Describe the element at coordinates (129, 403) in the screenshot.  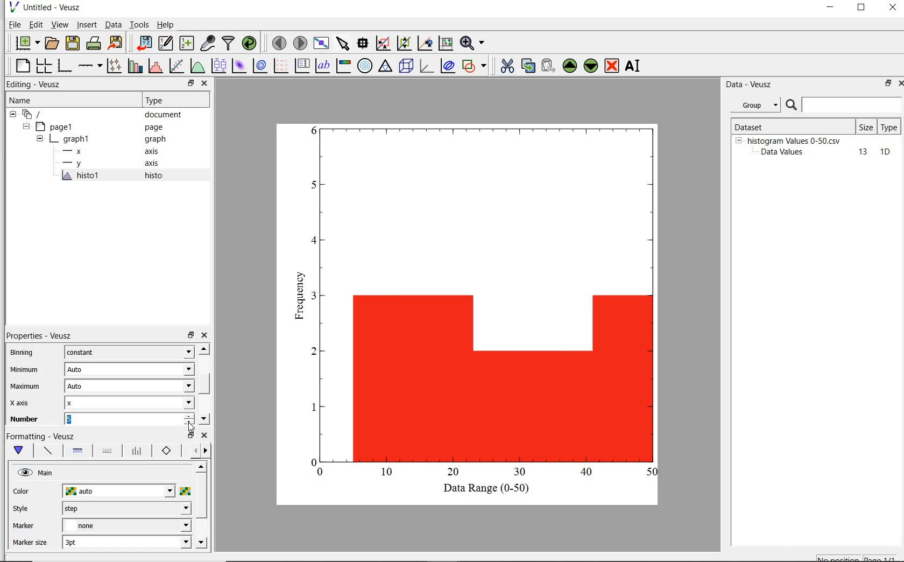
I see `x` at that location.